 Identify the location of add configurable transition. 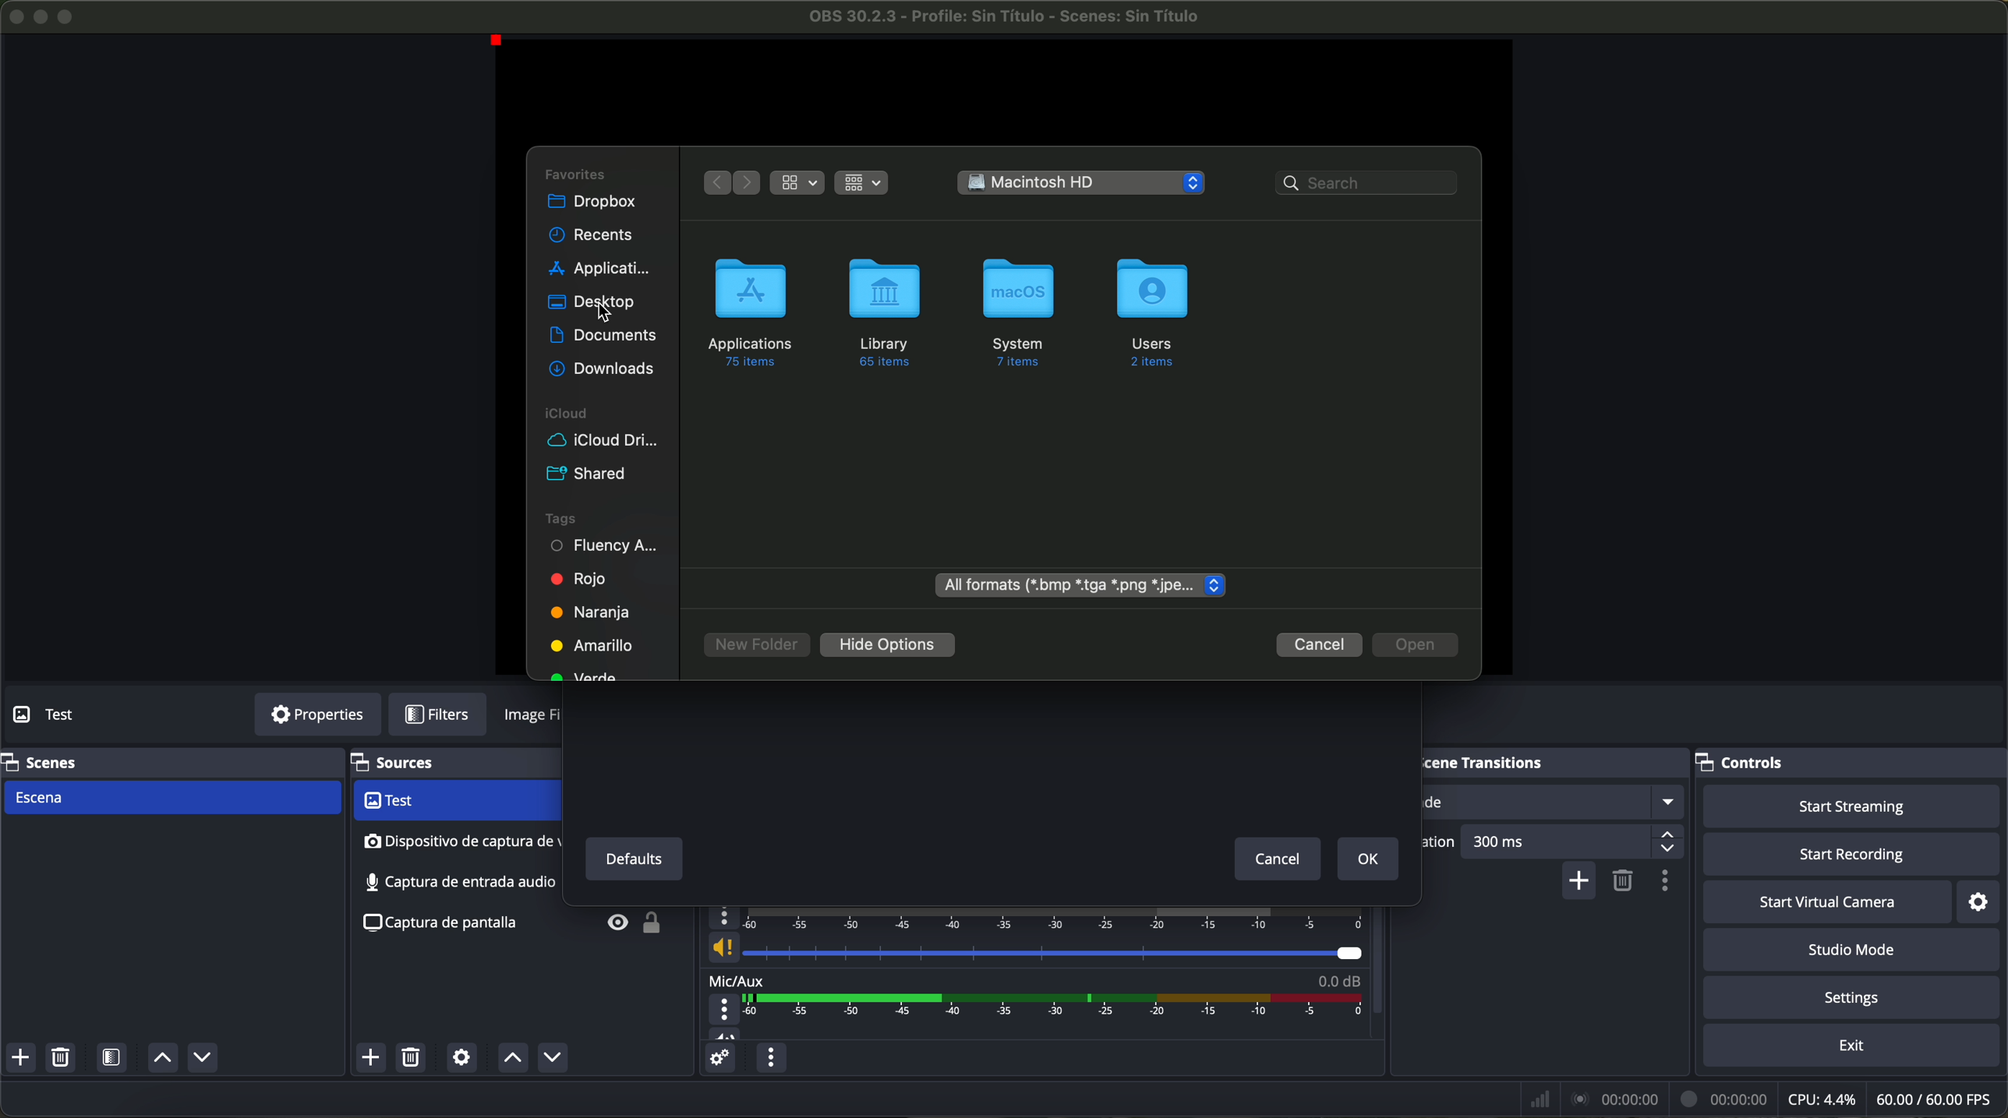
(1580, 882).